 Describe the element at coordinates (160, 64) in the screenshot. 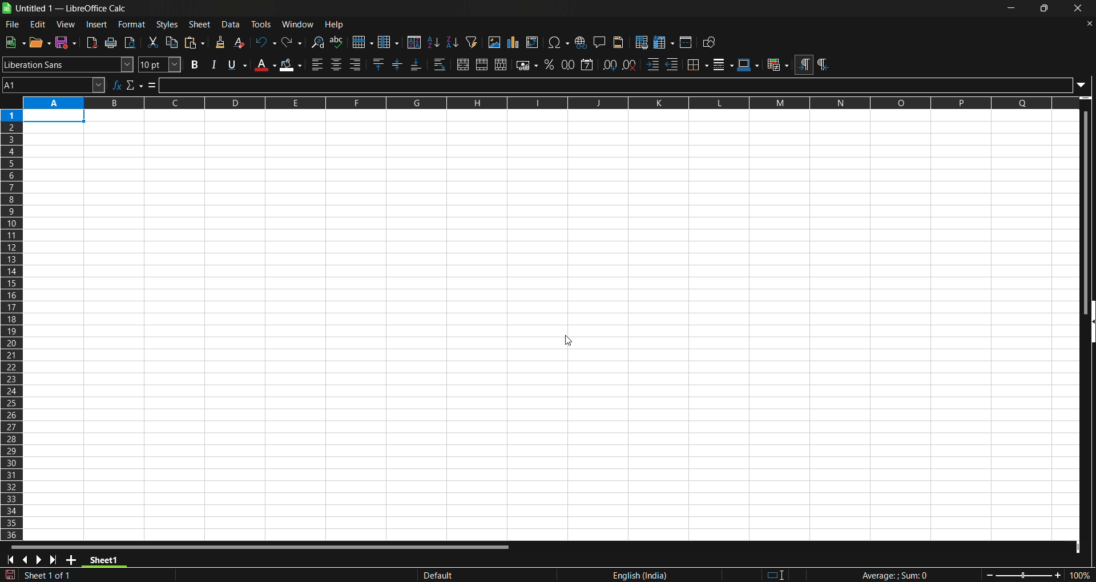

I see `font size` at that location.